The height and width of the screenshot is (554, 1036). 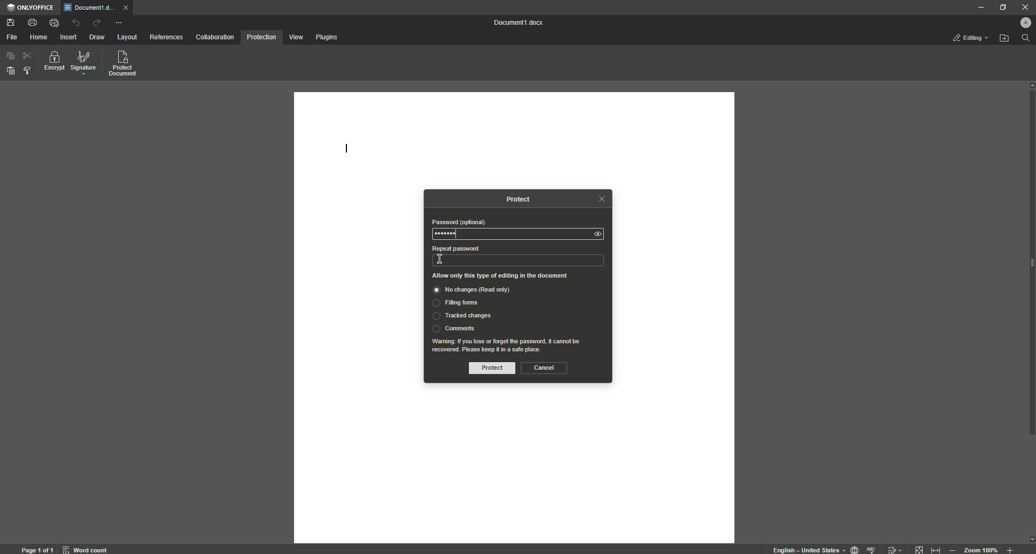 I want to click on text, so click(x=510, y=345).